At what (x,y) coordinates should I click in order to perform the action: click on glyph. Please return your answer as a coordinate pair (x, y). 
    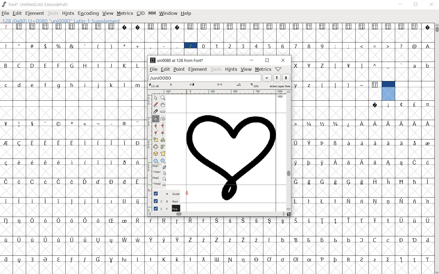
    Looking at the image, I should click on (72, 85).